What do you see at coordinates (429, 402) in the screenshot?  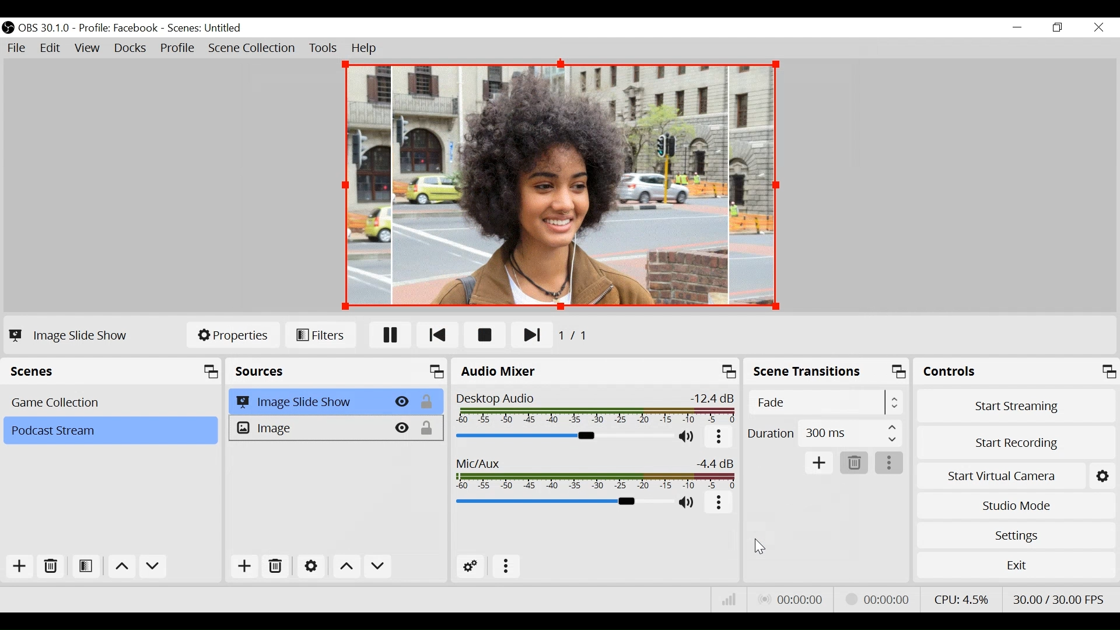 I see `(un)lock` at bounding box center [429, 402].